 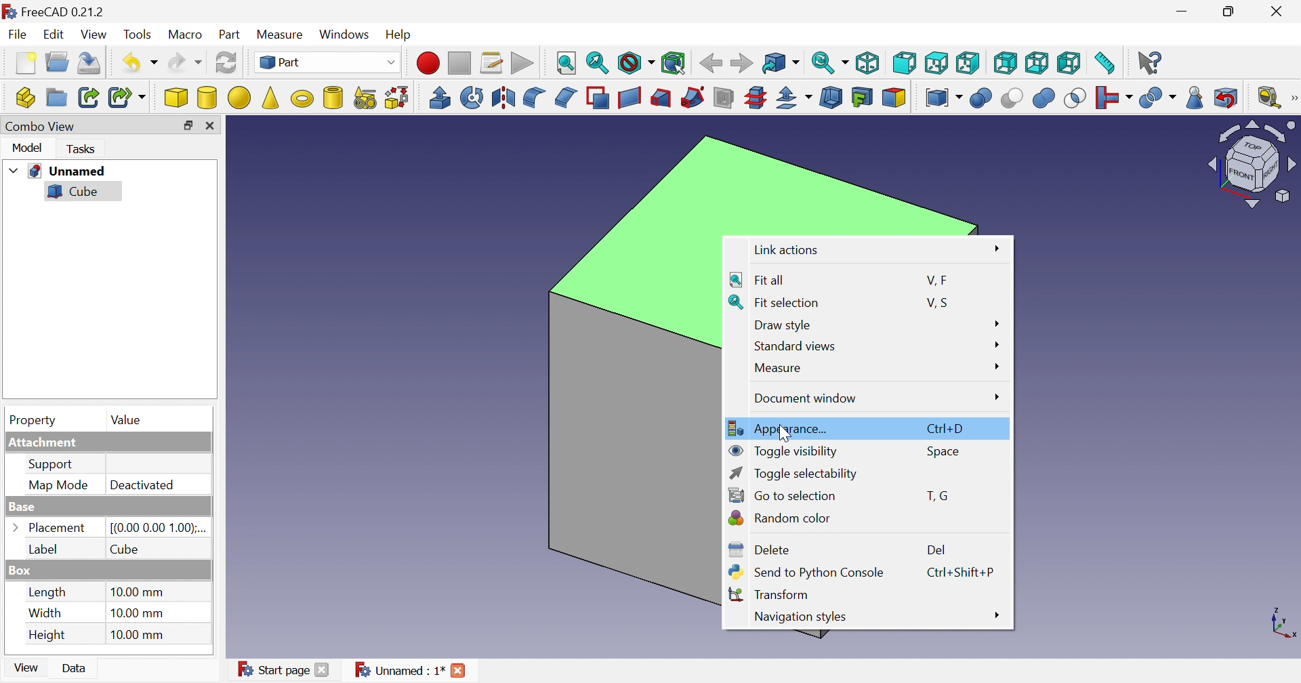 What do you see at coordinates (630, 98) in the screenshot?
I see `Create ruled surface` at bounding box center [630, 98].